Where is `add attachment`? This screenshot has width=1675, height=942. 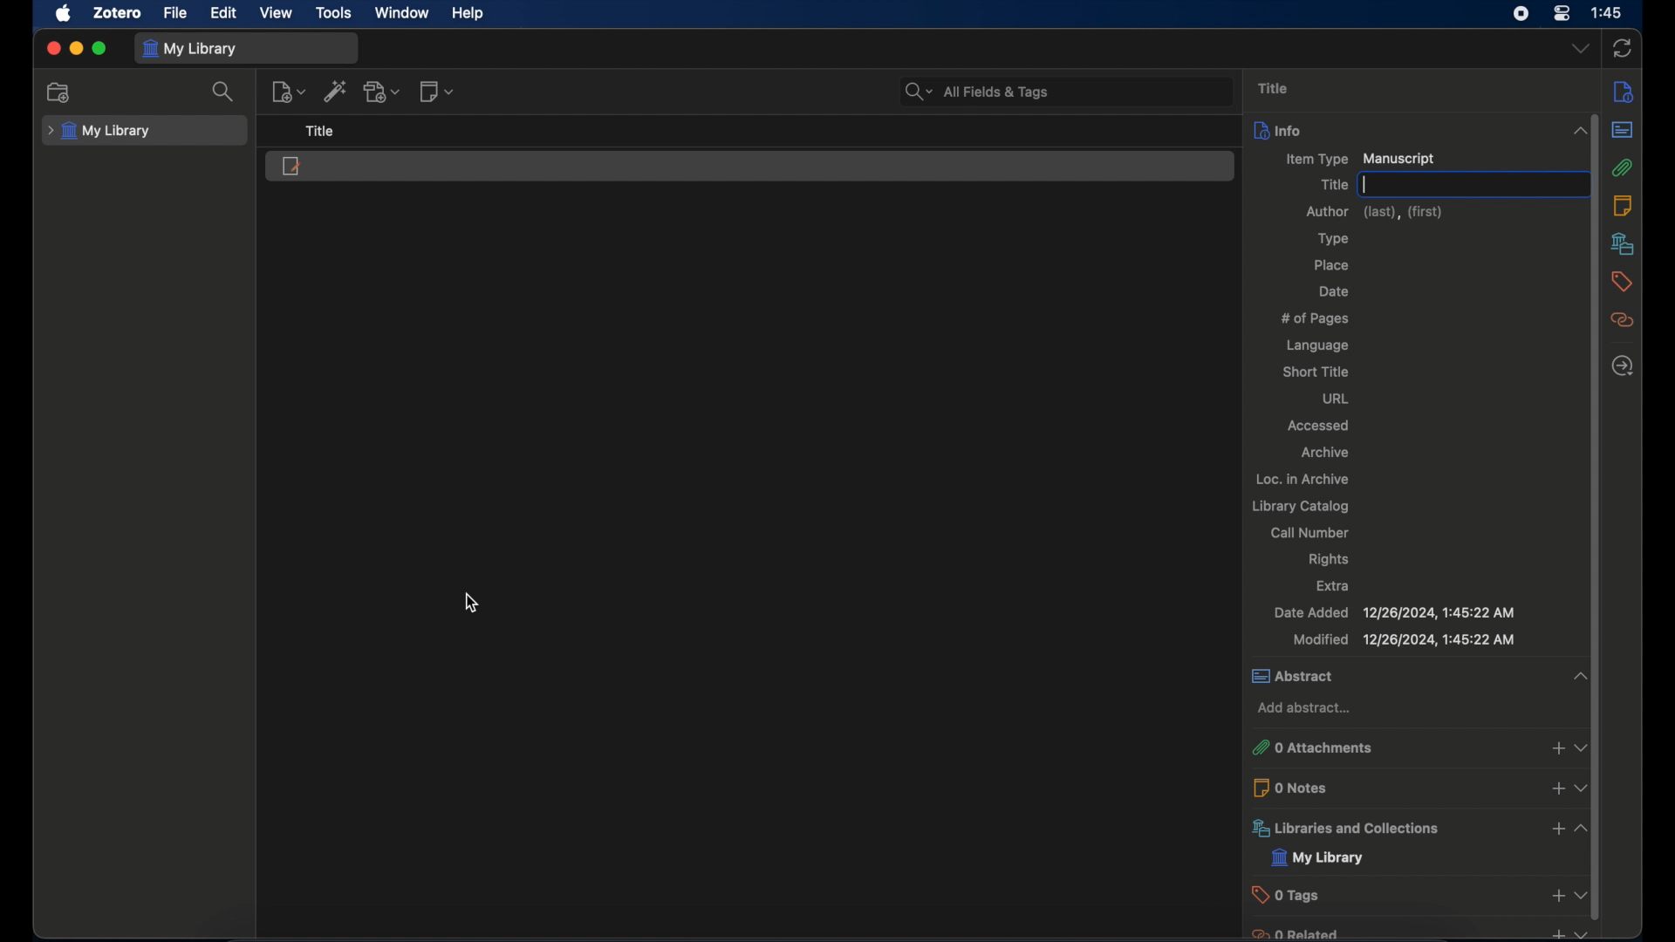
add attachment is located at coordinates (382, 91).